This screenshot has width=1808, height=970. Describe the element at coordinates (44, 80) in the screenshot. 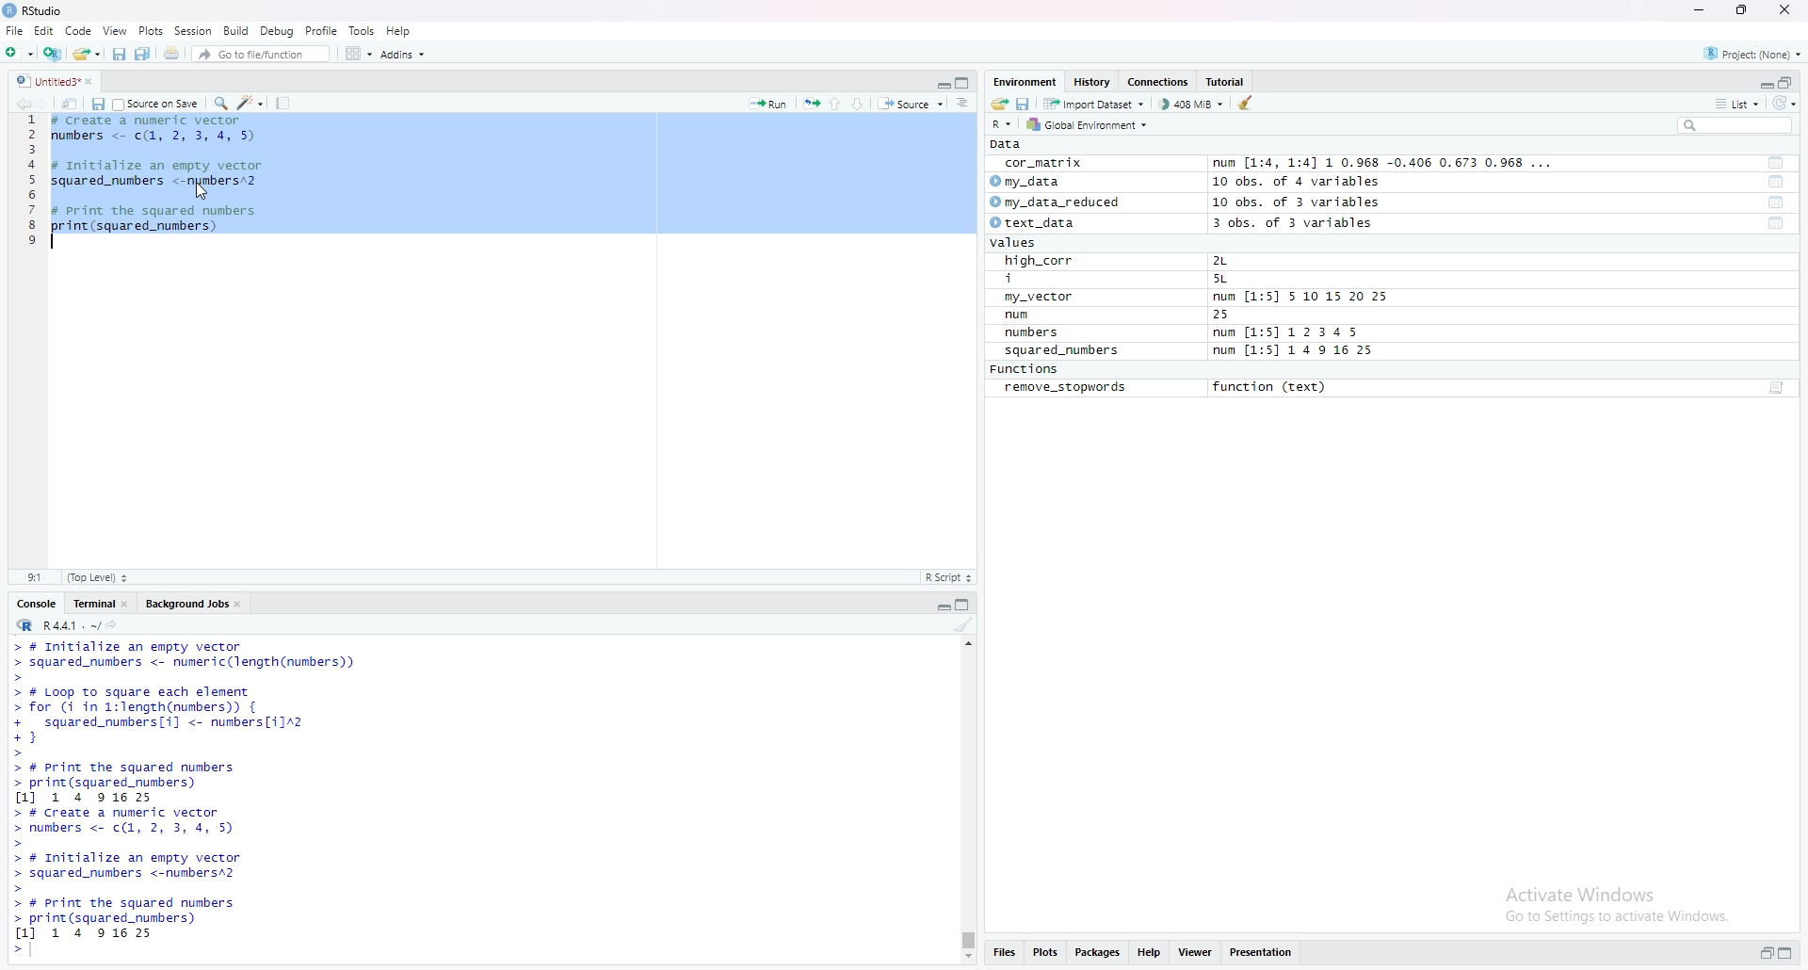

I see `unititled3*` at that location.